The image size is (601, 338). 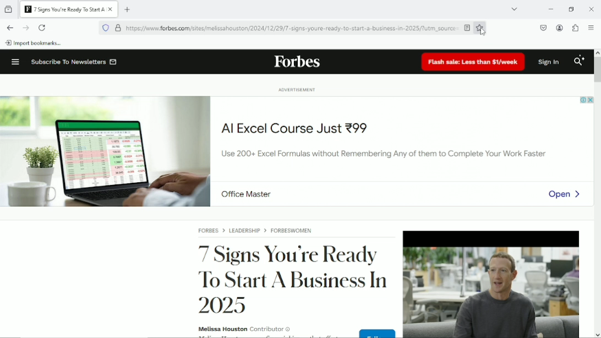 What do you see at coordinates (543, 27) in the screenshot?
I see `Save to pocket` at bounding box center [543, 27].